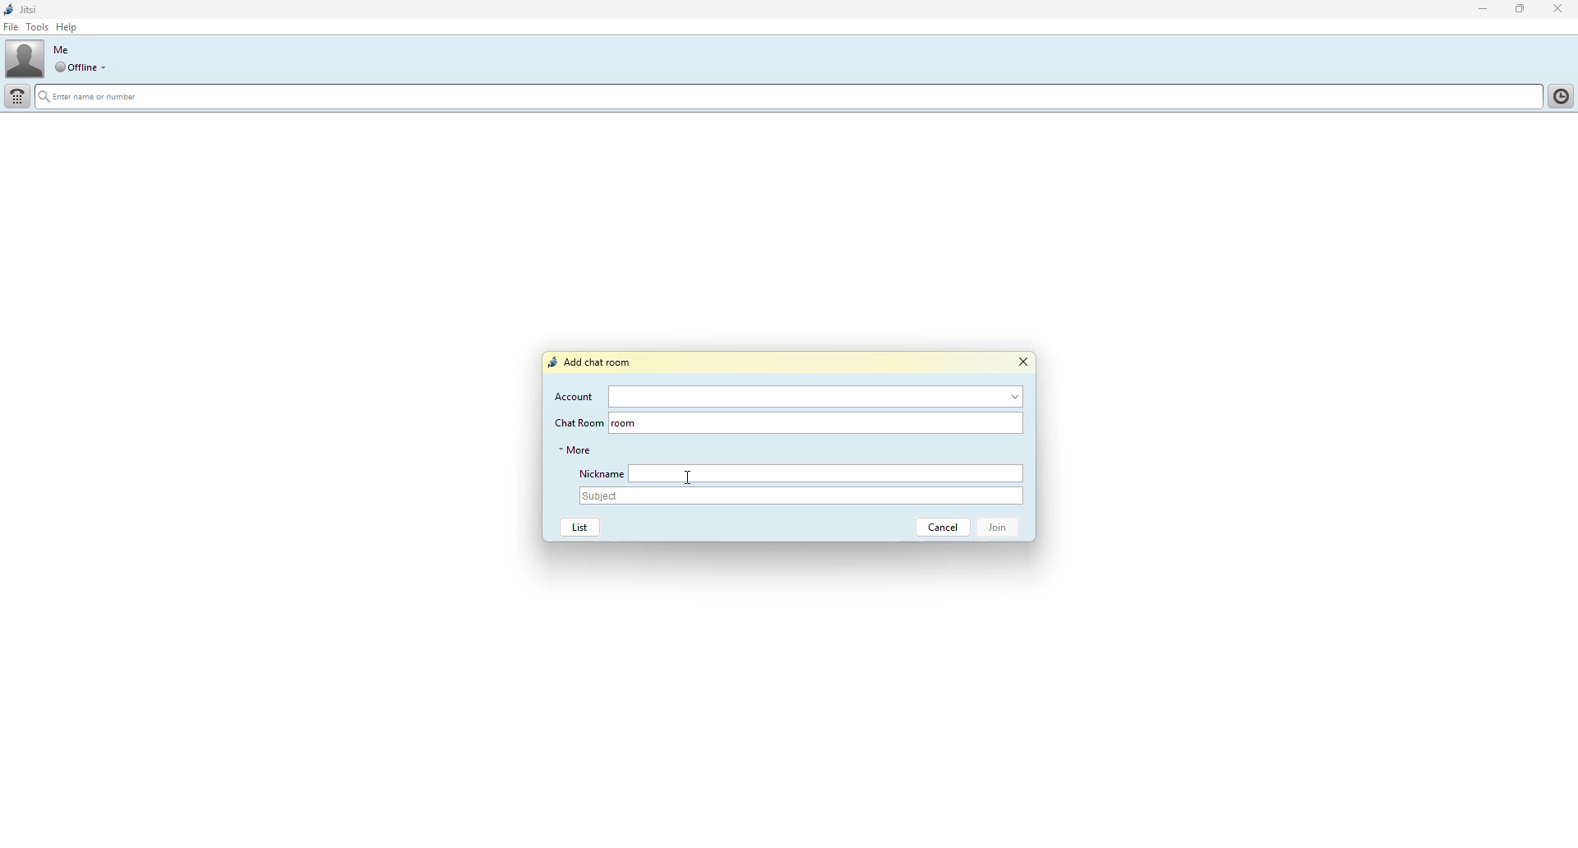 Image resolution: width=1578 pixels, height=848 pixels. I want to click on profile, so click(25, 58).